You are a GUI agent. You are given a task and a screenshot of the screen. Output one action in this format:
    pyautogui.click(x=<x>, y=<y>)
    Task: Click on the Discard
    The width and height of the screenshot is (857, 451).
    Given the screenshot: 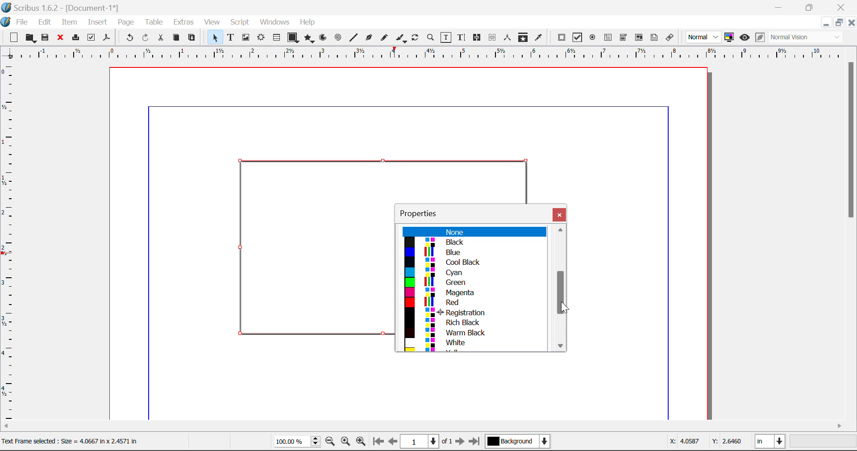 What is the action you would take?
    pyautogui.click(x=61, y=38)
    